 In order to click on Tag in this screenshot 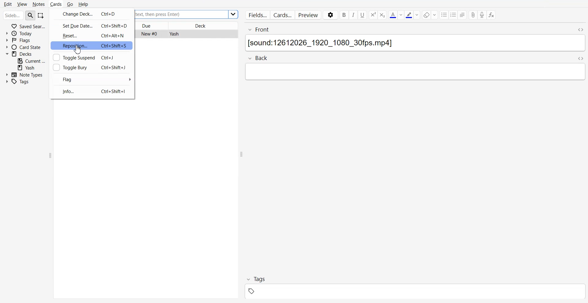, I will do `click(255, 279)`.